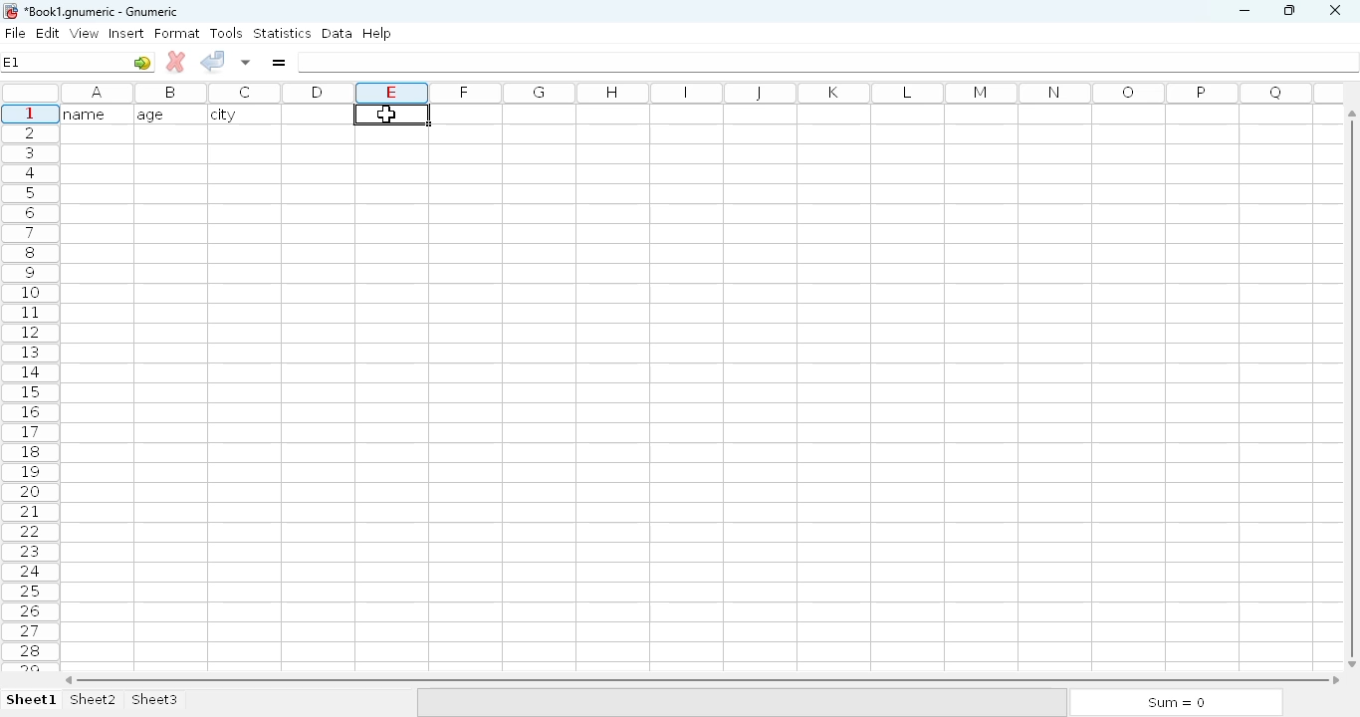 This screenshot has height=717, width=1360. Describe the element at coordinates (176, 62) in the screenshot. I see `cancel change` at that location.